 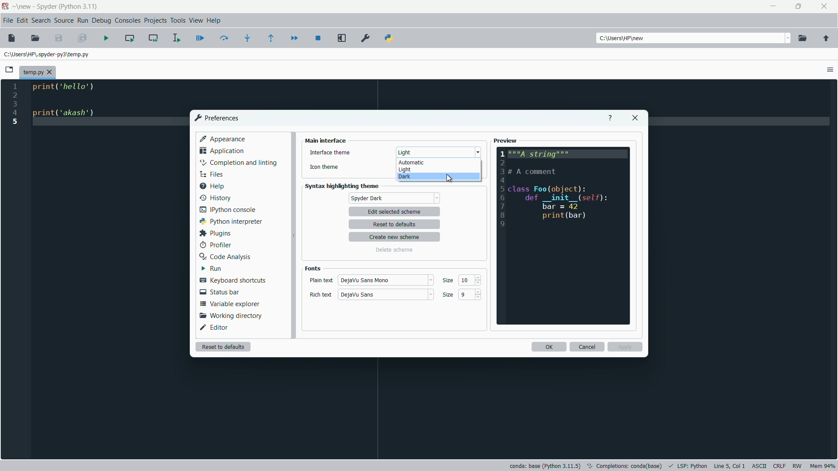 I want to click on create new scheme, so click(x=396, y=237).